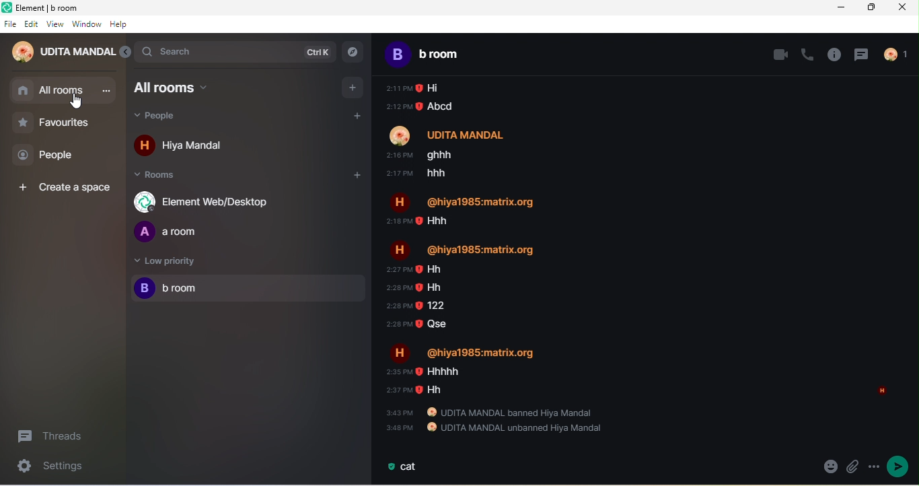 This screenshot has height=486, width=919. I want to click on favourites, so click(61, 123).